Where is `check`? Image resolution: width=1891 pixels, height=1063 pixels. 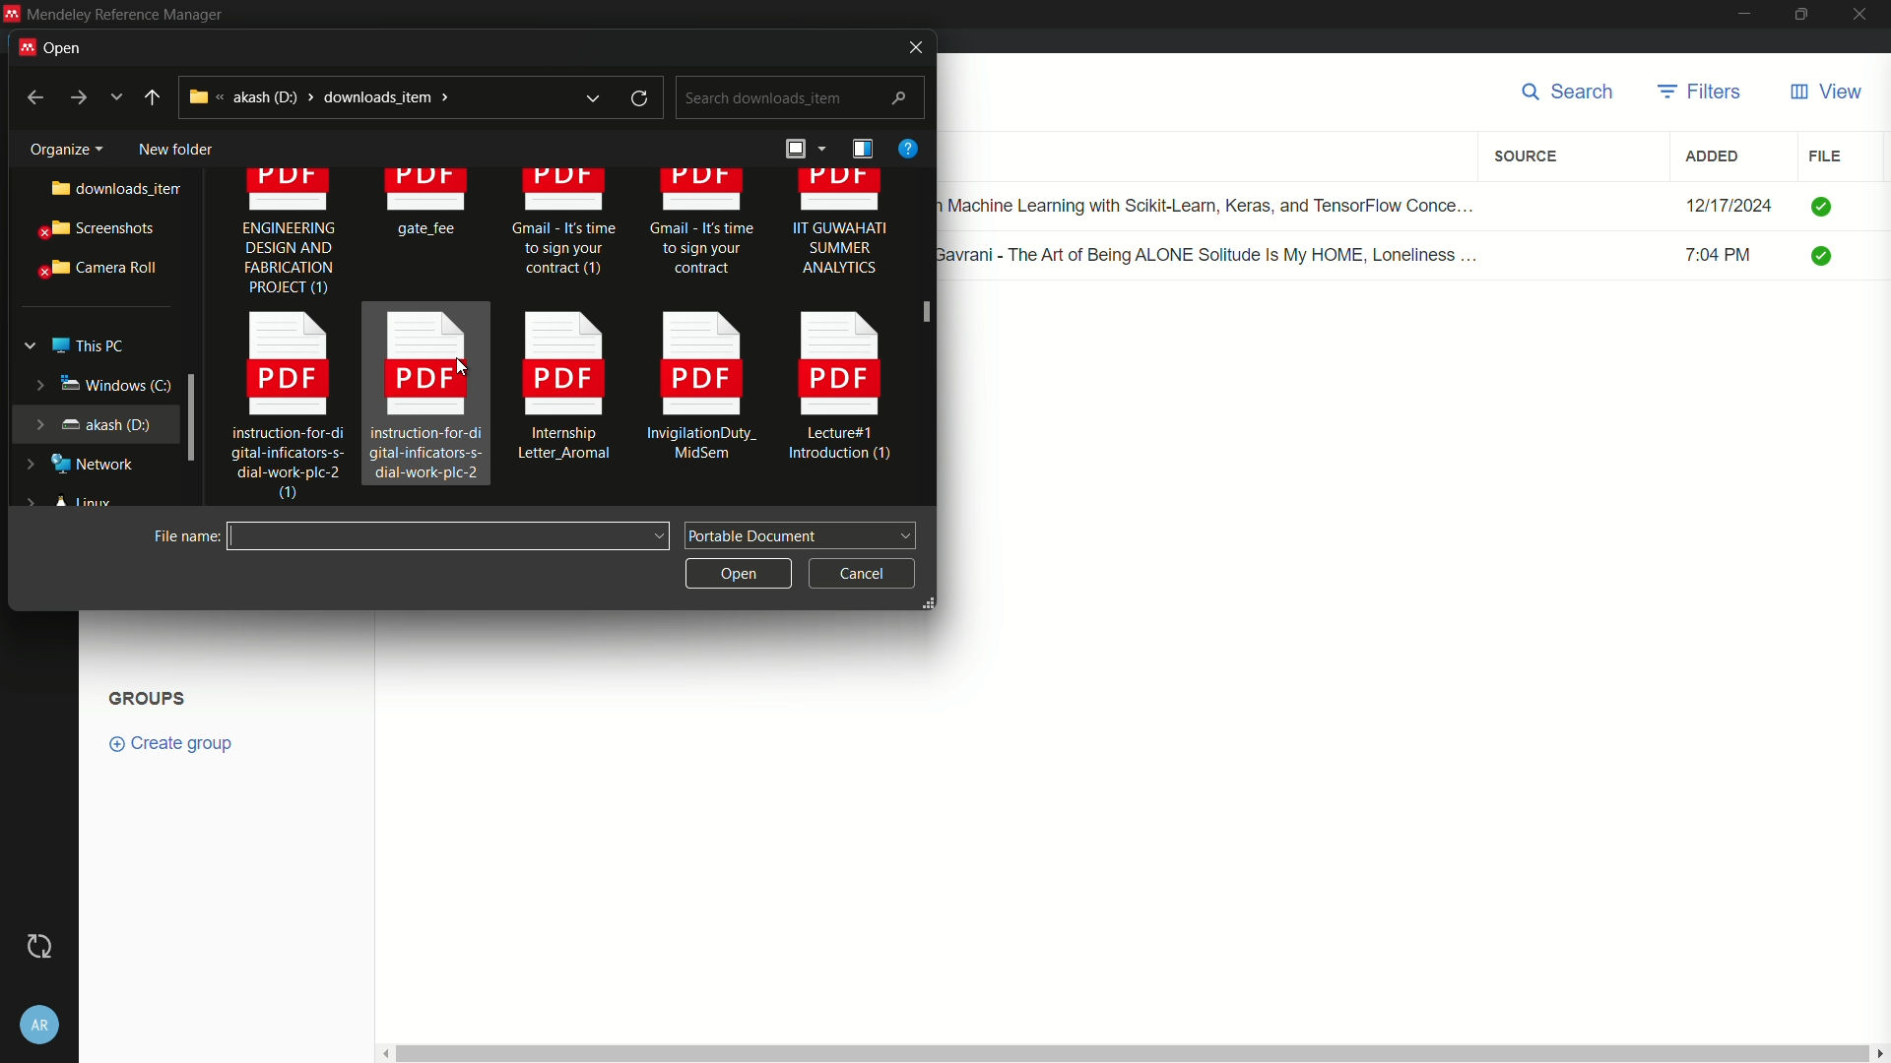
check is located at coordinates (1828, 258).